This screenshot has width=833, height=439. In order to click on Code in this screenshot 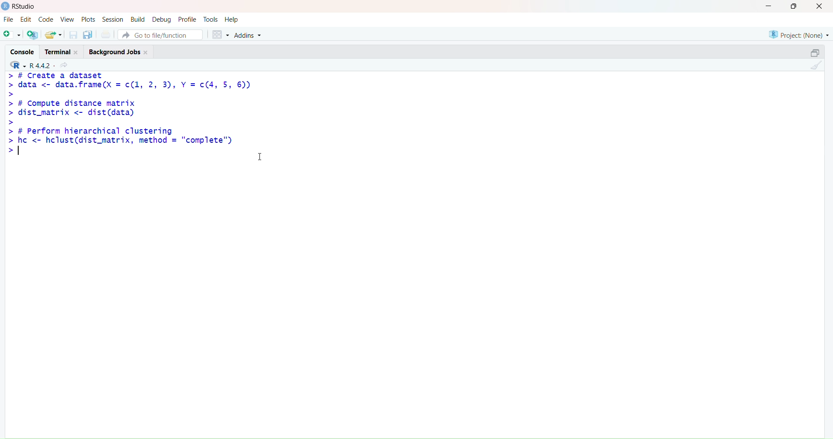, I will do `click(46, 20)`.